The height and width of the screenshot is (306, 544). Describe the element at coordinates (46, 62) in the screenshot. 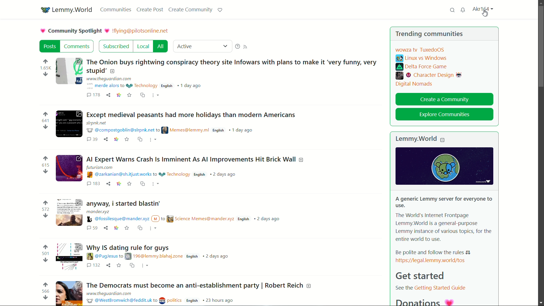

I see `upvote` at that location.